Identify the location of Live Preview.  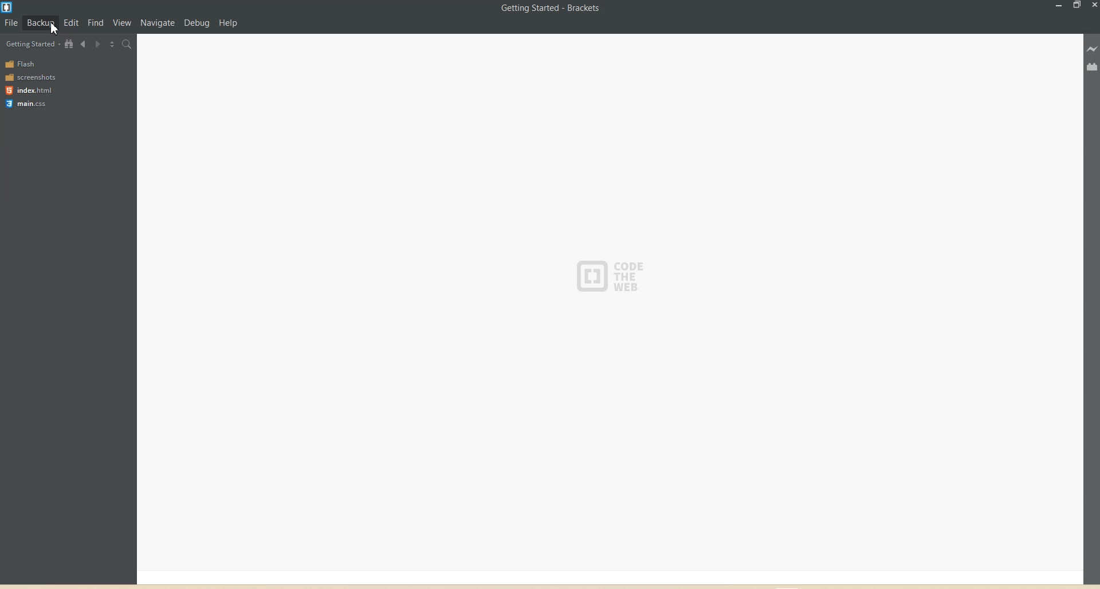
(1093, 49).